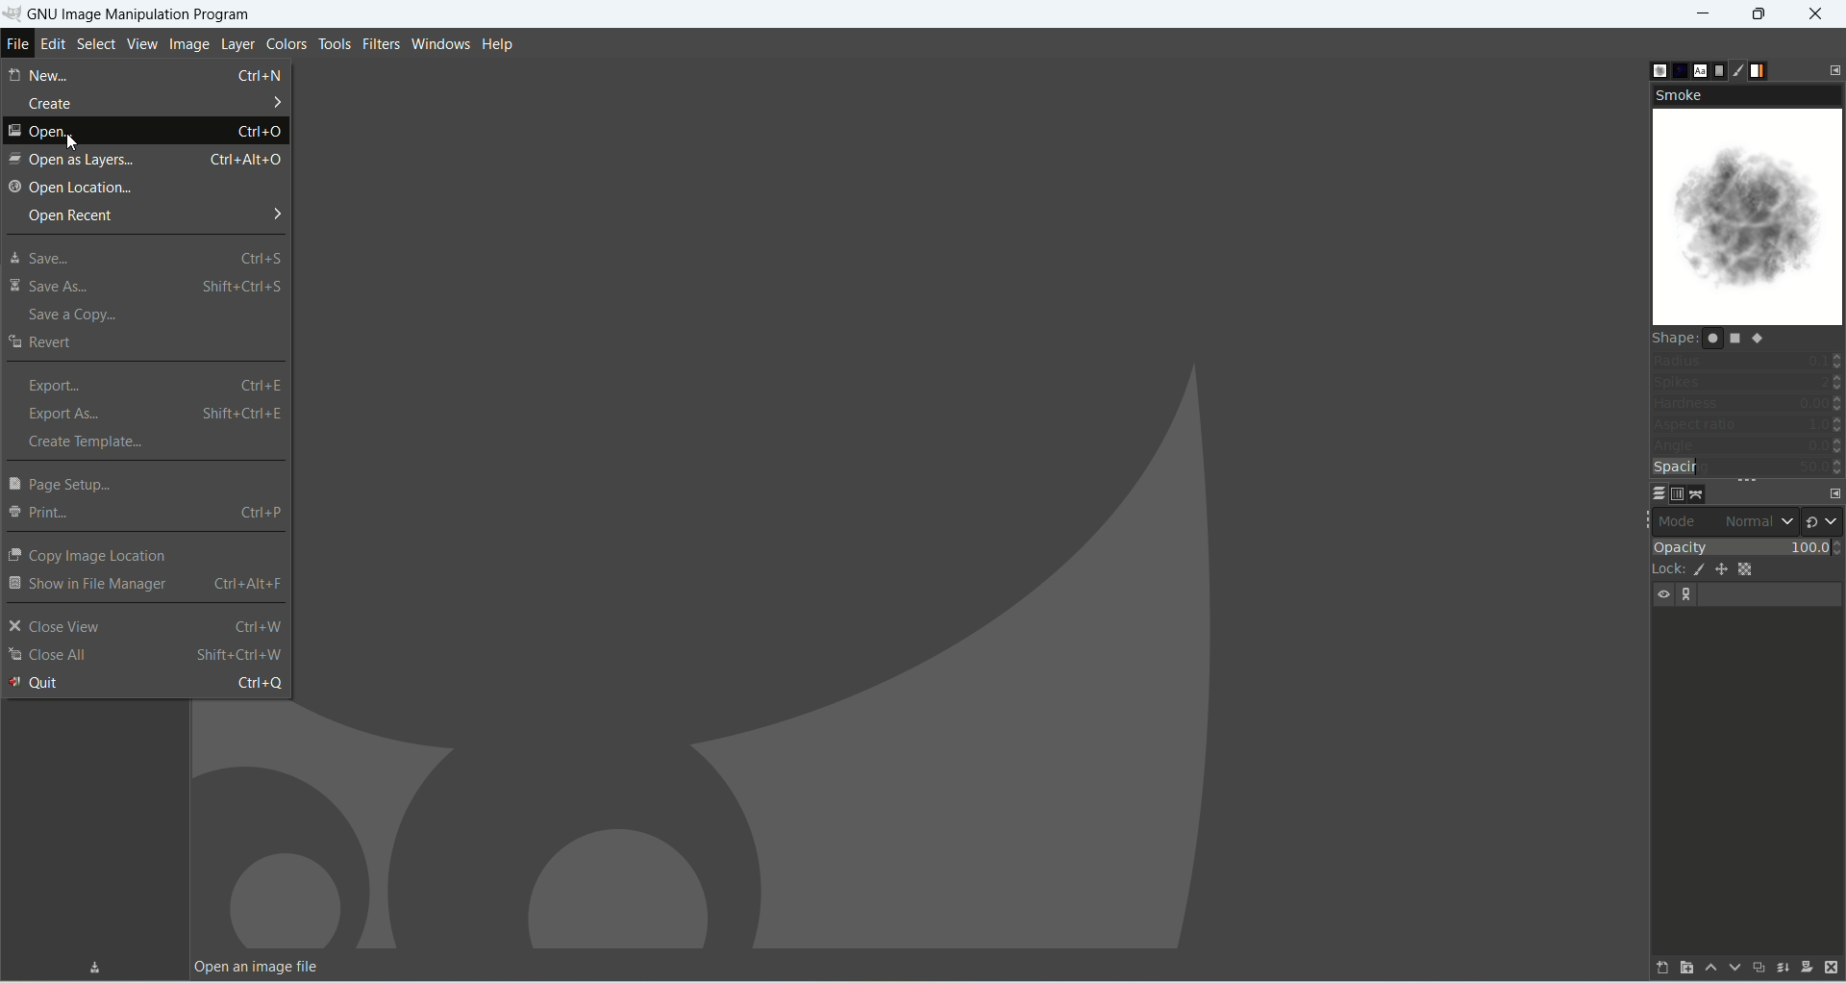 The width and height of the screenshot is (1846, 983). Describe the element at coordinates (259, 967) in the screenshot. I see `Open an image file` at that location.